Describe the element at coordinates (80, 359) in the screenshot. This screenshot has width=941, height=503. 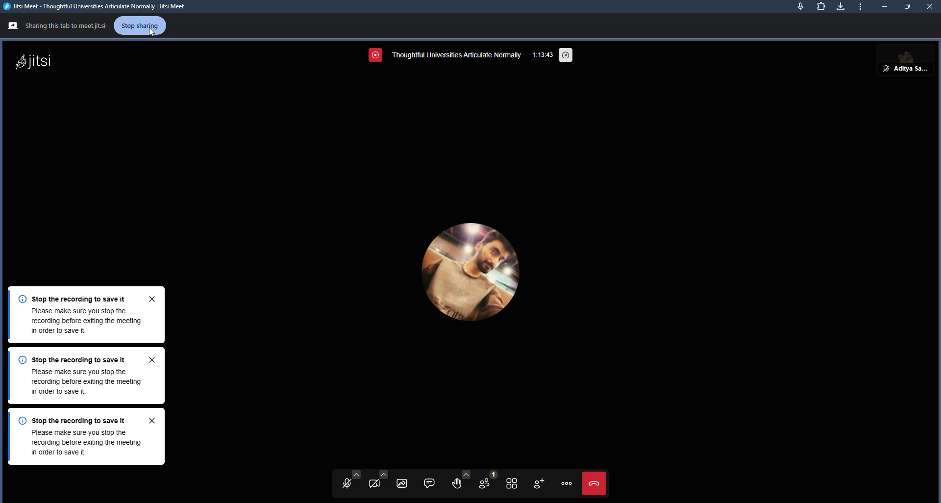
I see `») Stop the recording to save it` at that location.